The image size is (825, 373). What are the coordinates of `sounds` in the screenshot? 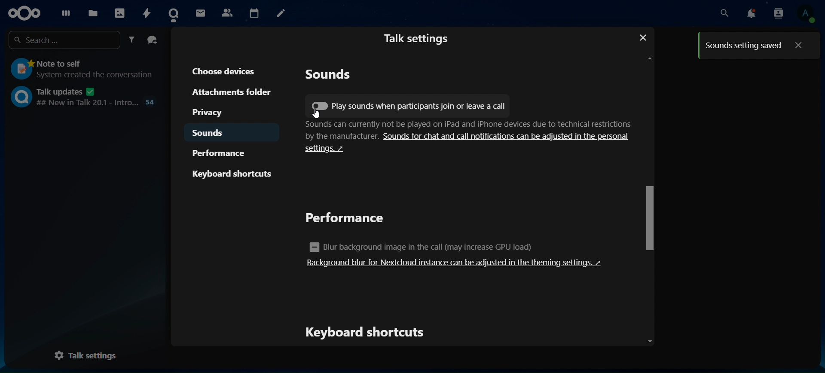 It's located at (329, 76).